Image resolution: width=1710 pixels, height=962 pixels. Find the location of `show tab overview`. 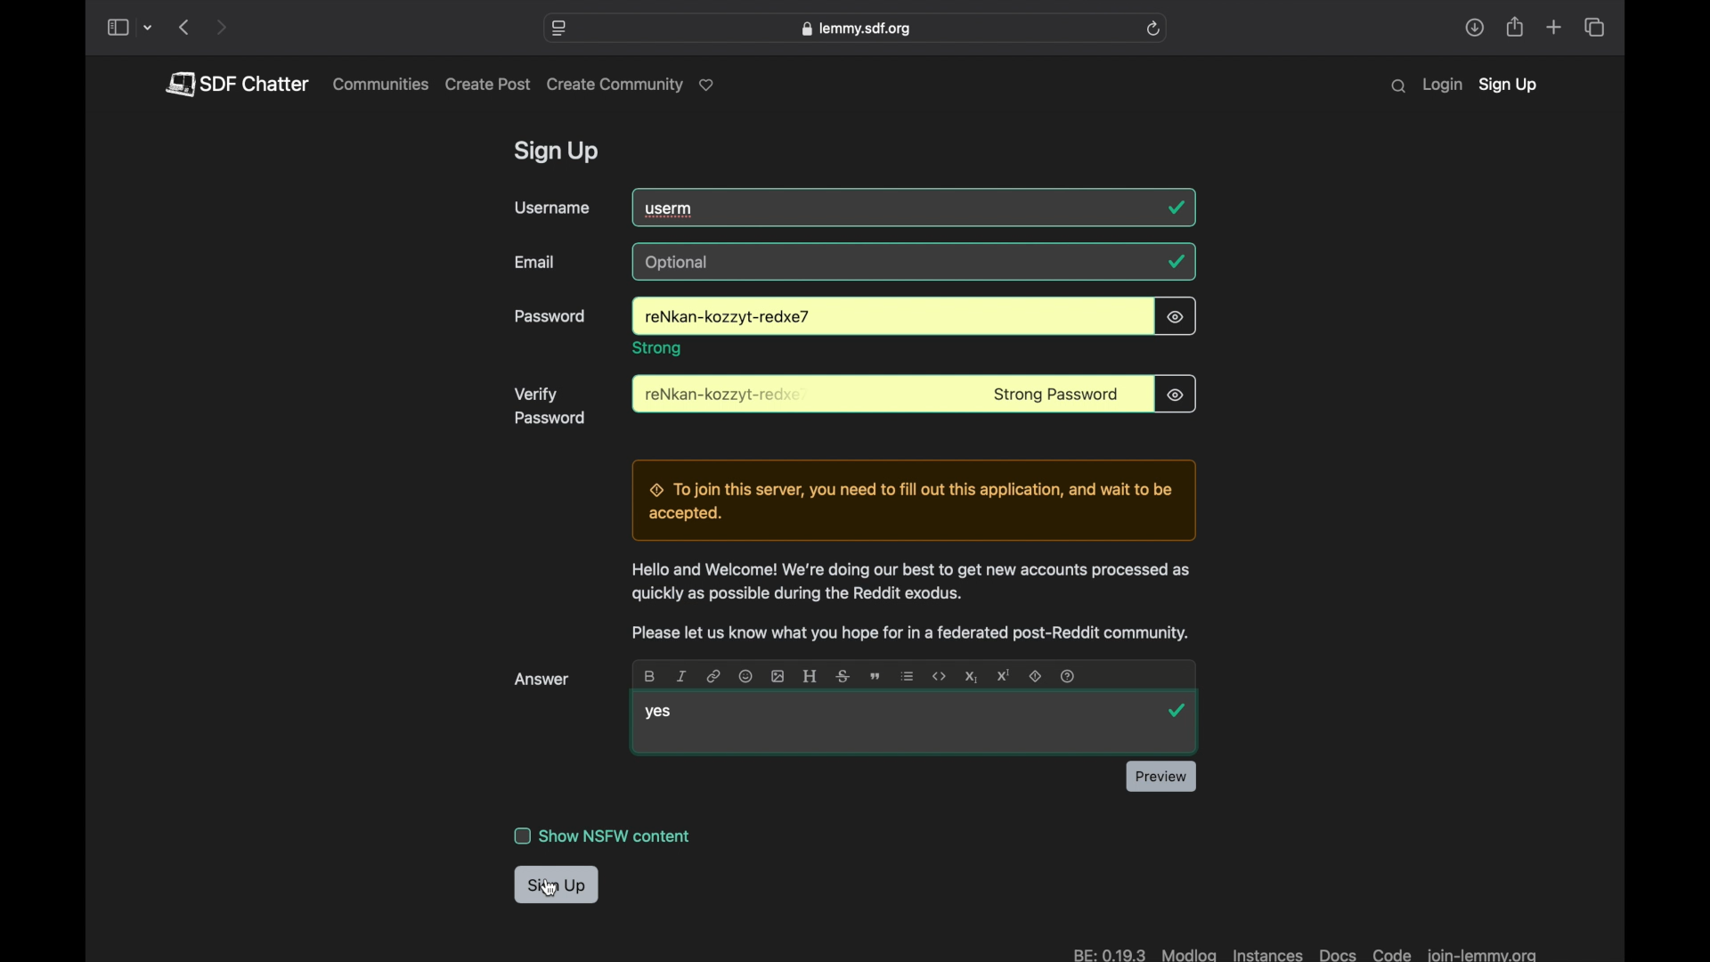

show tab overview is located at coordinates (1593, 28).